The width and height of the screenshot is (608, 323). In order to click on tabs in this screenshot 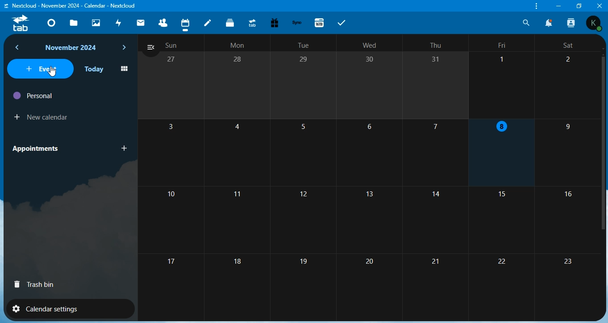, I will do `click(342, 22)`.